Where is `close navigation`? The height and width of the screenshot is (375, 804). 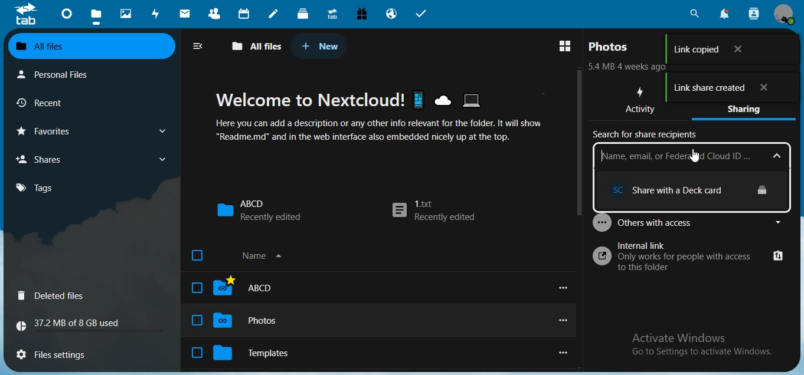
close navigation is located at coordinates (201, 46).